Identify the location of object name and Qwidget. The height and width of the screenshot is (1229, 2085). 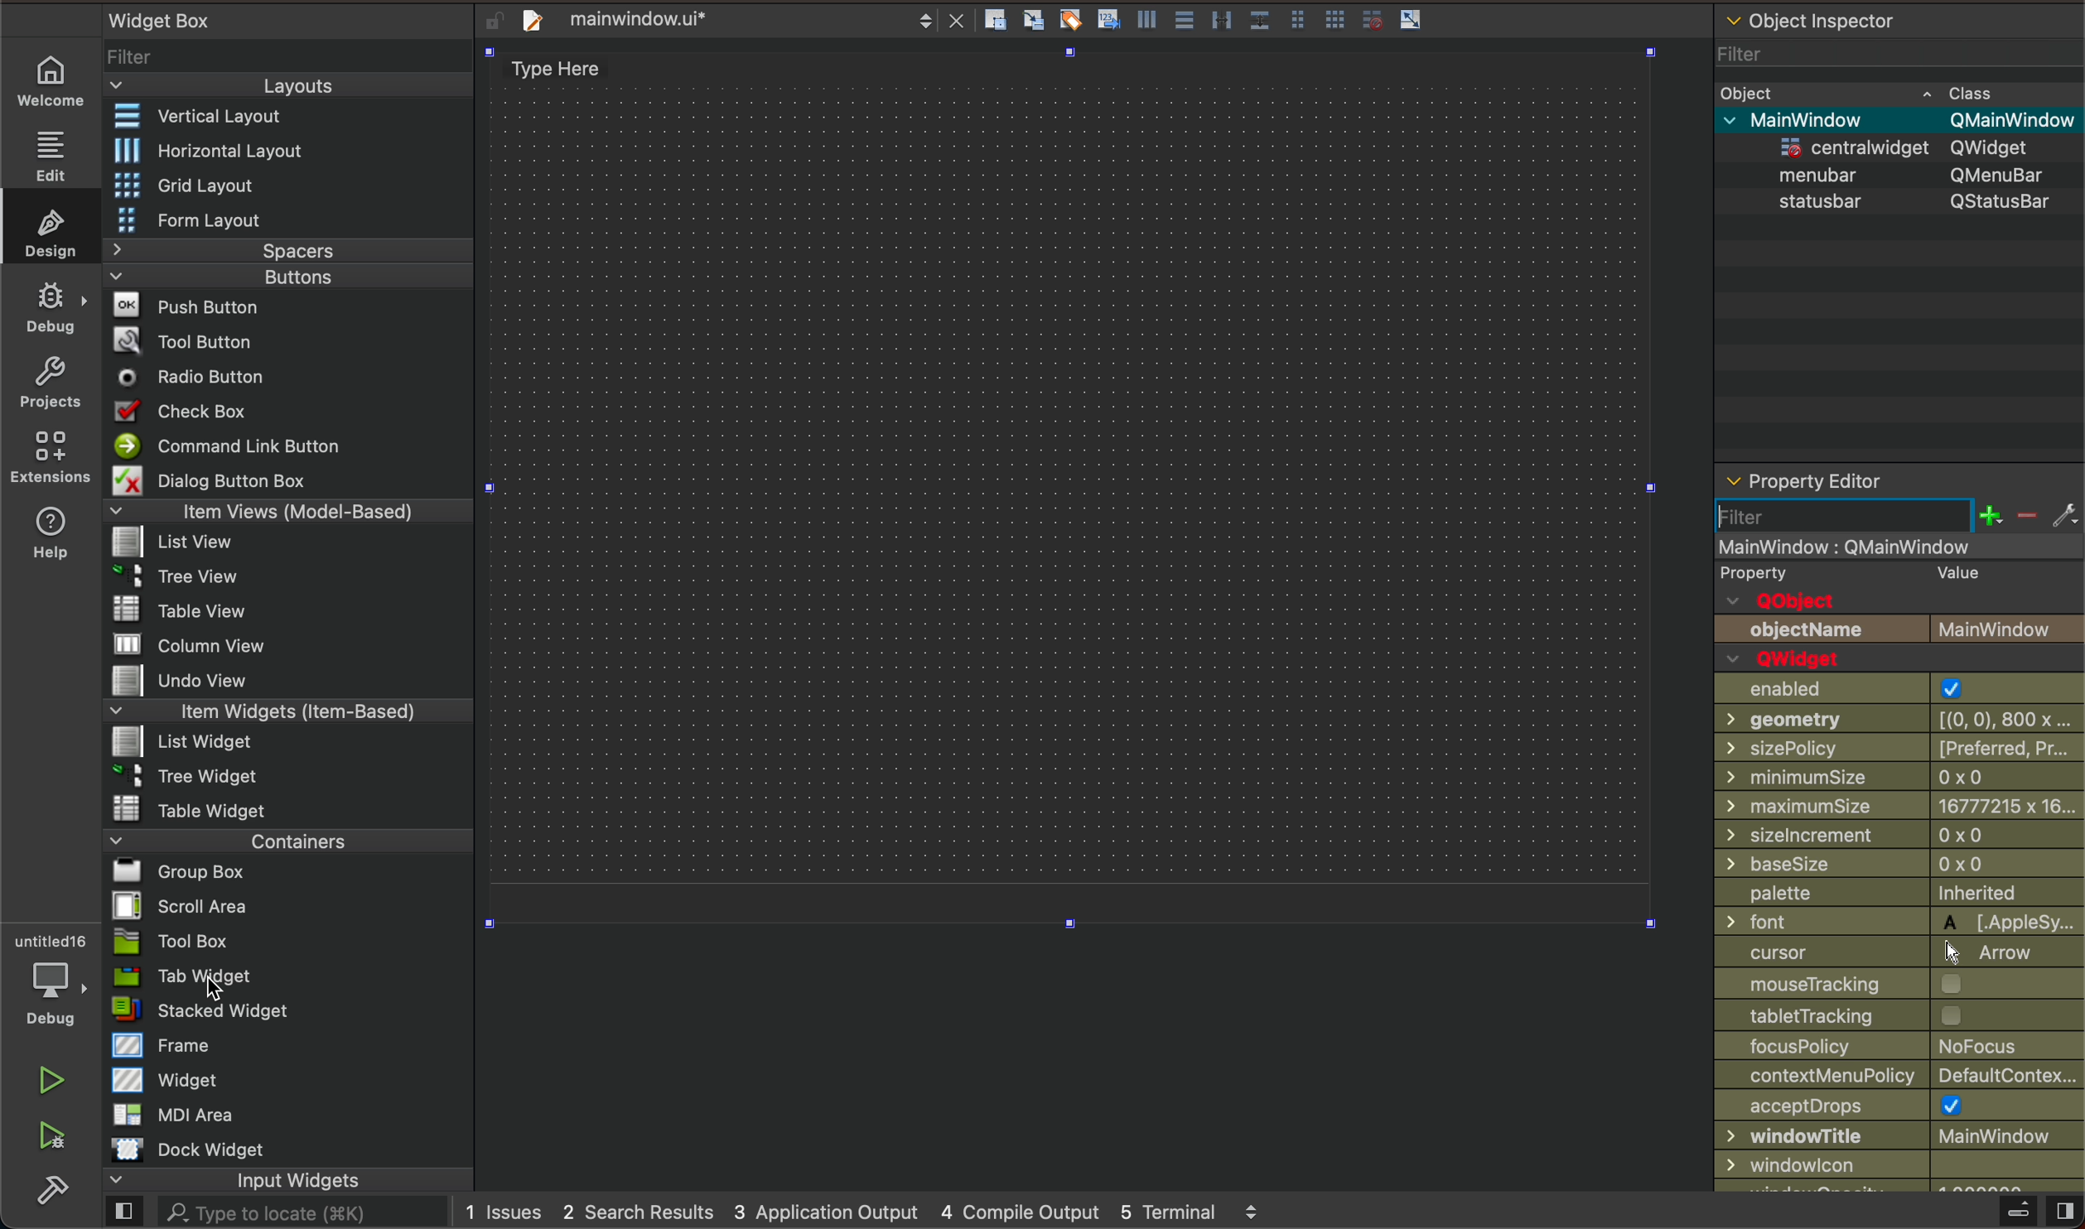
(1906, 643).